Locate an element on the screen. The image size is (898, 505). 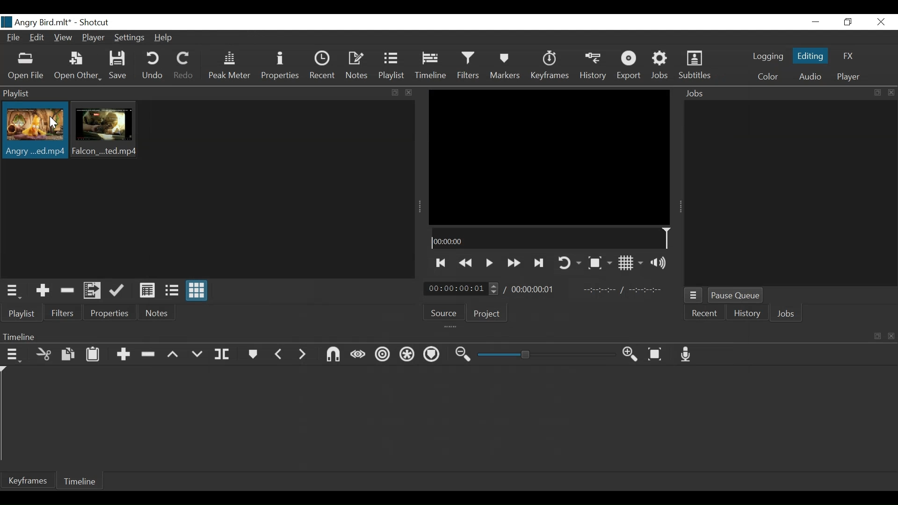
Timeline is located at coordinates (551, 238).